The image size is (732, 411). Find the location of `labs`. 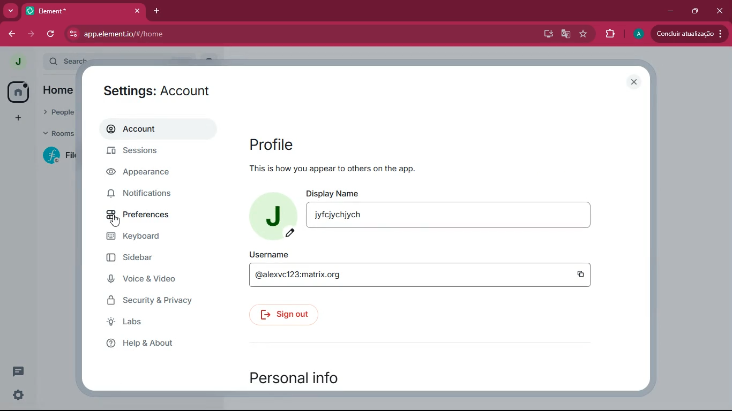

labs is located at coordinates (146, 324).